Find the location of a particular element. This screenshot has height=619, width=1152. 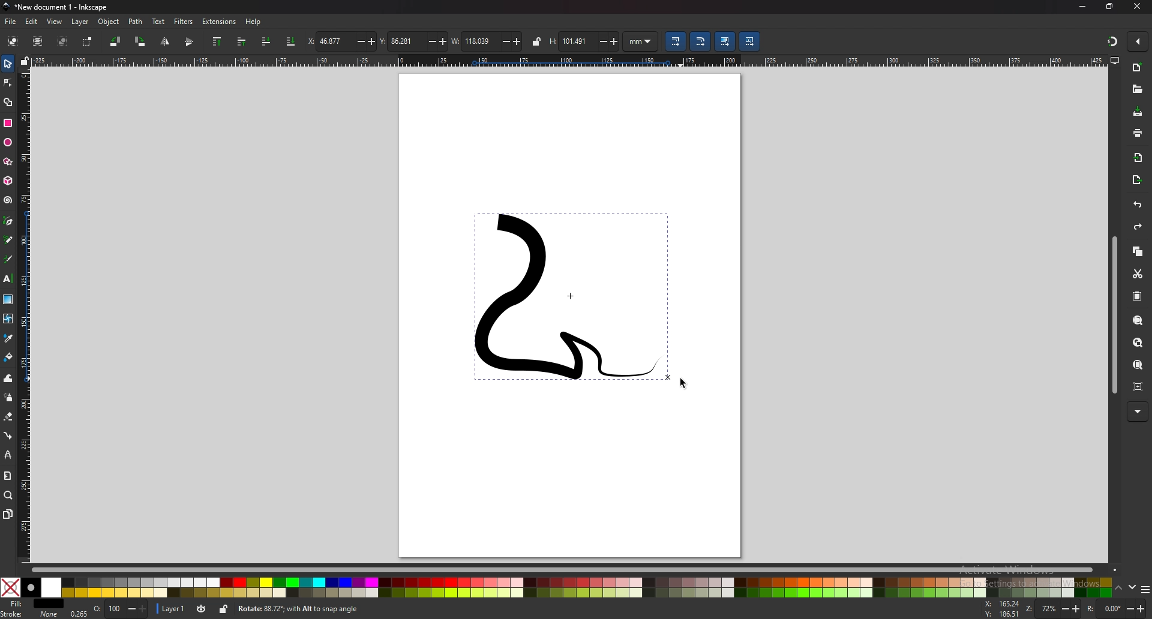

MORE is located at coordinates (1137, 410).